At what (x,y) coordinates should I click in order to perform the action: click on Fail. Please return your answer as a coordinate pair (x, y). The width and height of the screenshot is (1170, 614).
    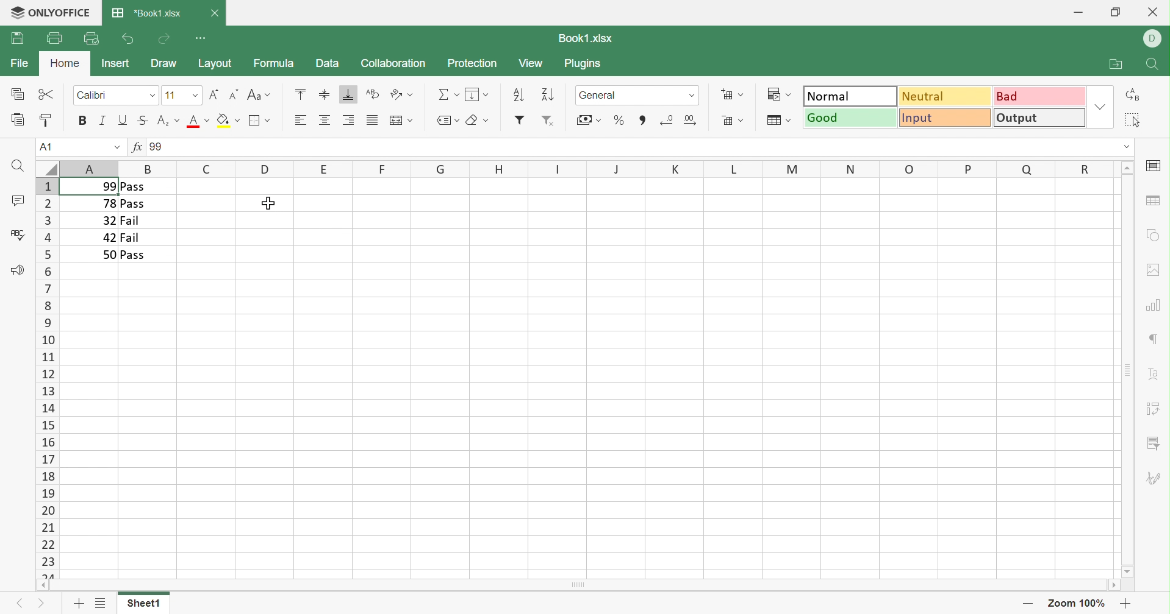
    Looking at the image, I should click on (132, 238).